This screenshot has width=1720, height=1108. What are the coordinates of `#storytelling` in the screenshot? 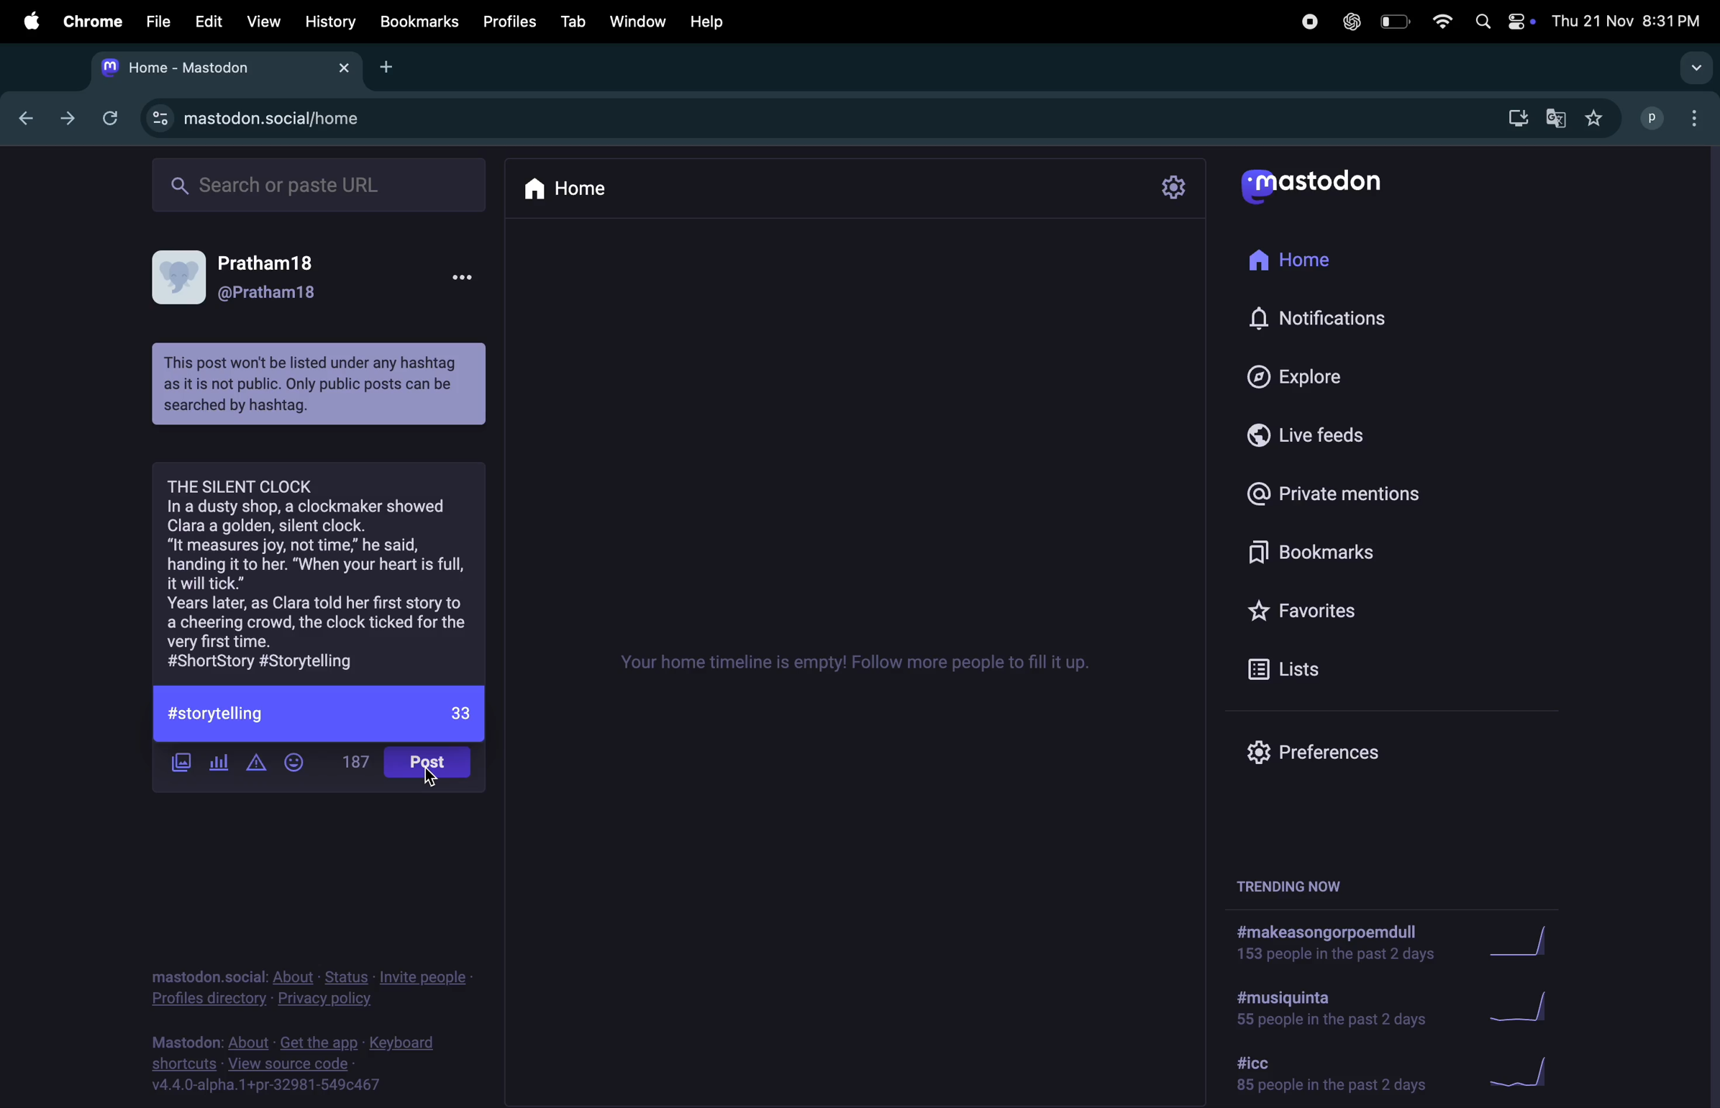 It's located at (322, 717).